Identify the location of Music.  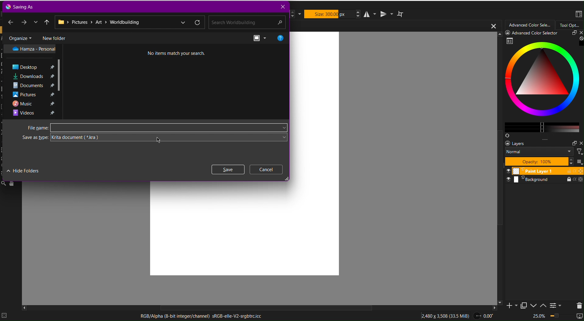
(23, 104).